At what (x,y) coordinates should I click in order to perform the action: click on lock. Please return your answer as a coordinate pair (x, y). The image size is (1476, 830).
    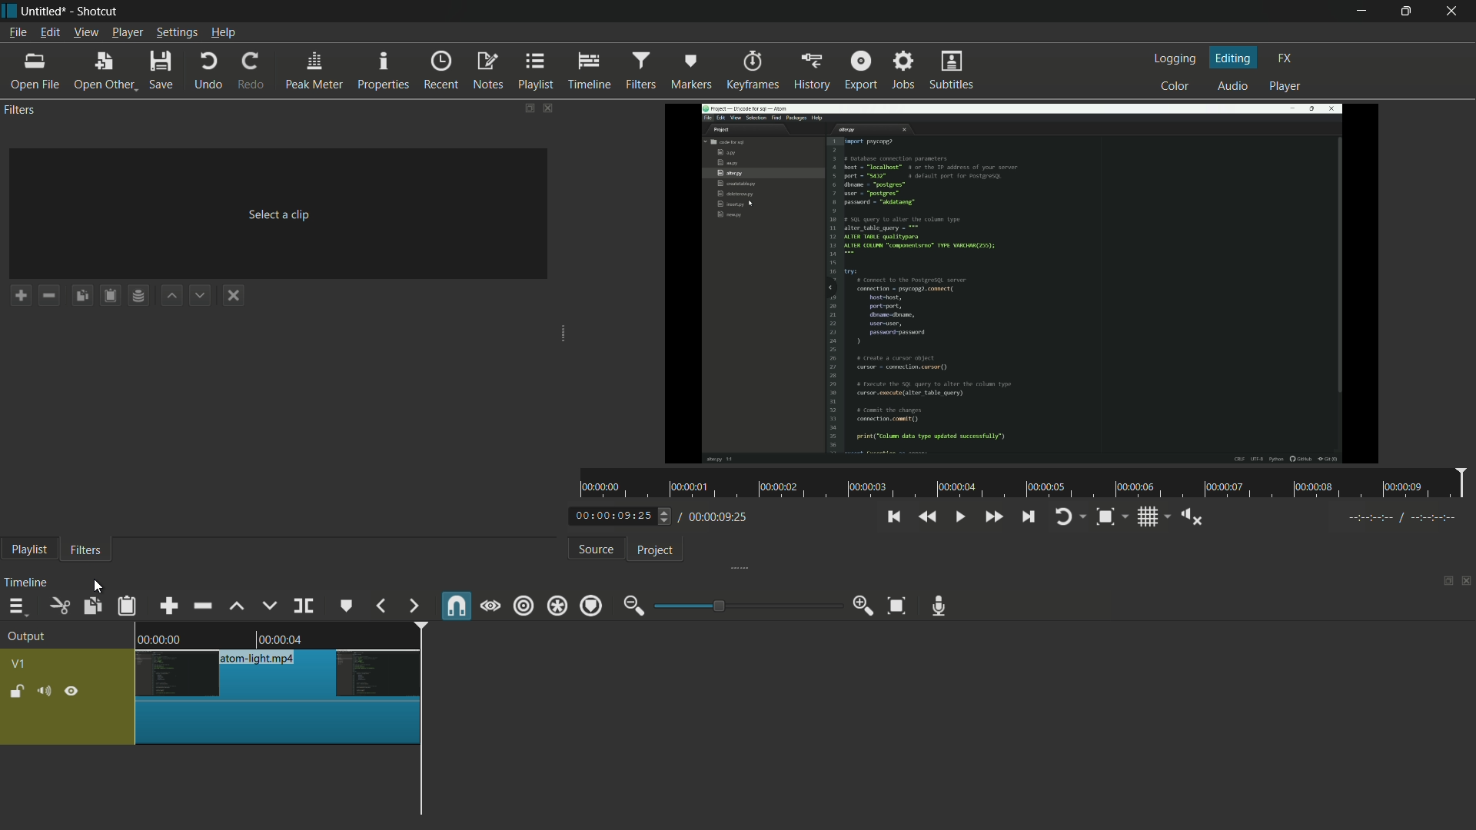
    Looking at the image, I should click on (17, 692).